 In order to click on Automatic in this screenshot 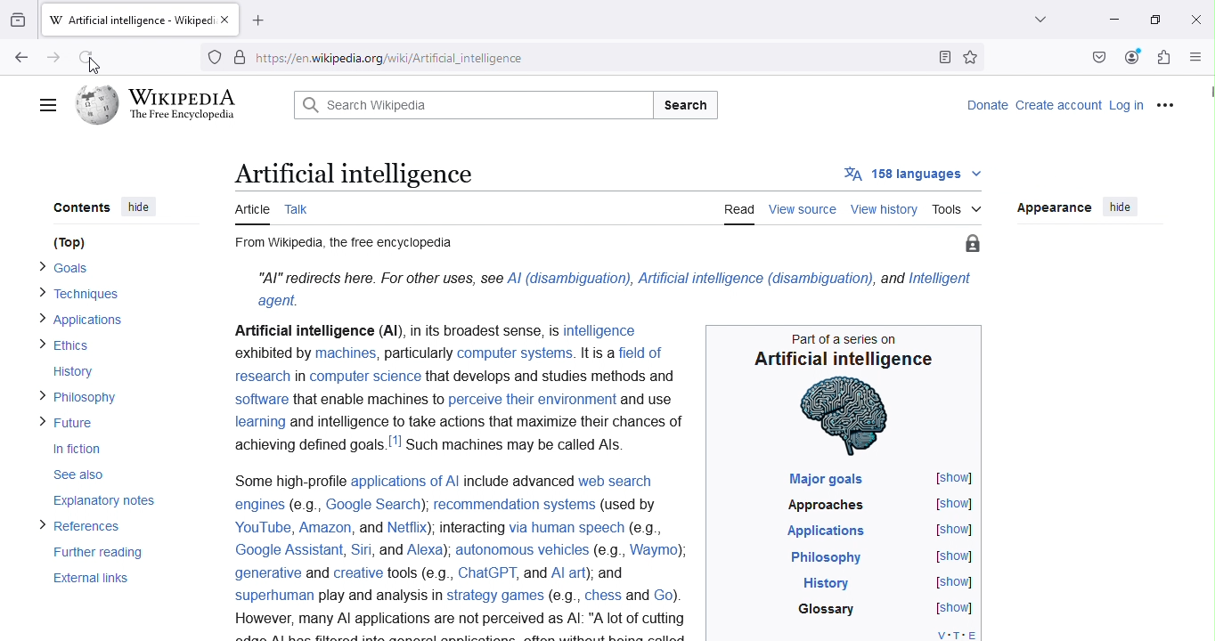, I will do `click(1060, 496)`.